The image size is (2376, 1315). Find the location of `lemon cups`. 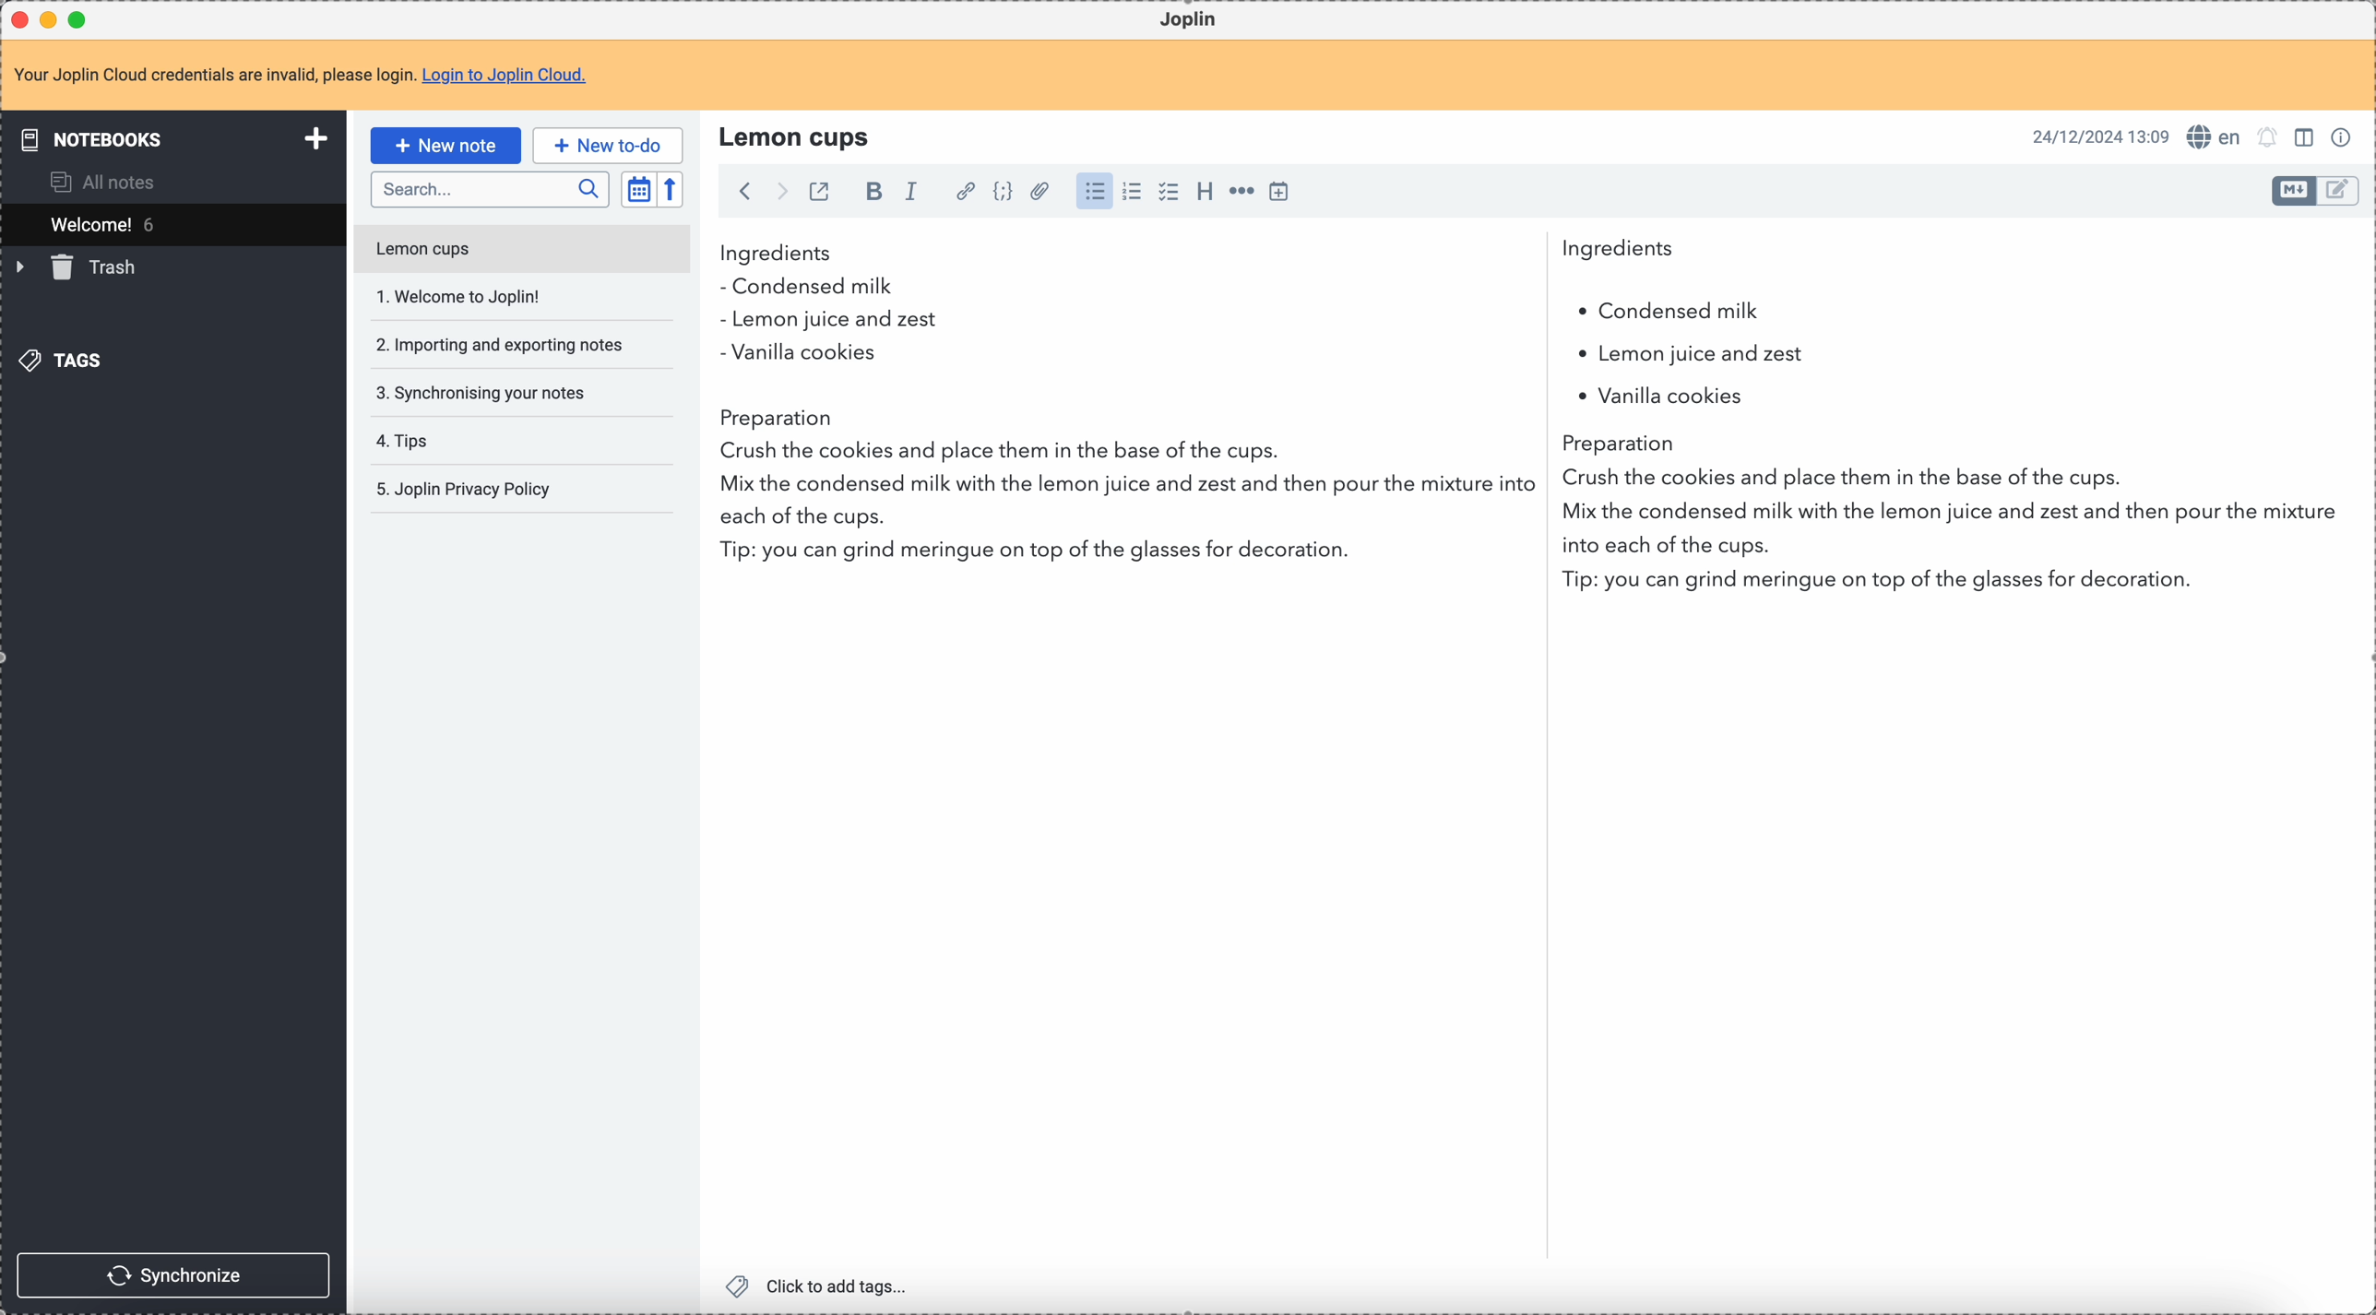

lemon cups is located at coordinates (520, 253).